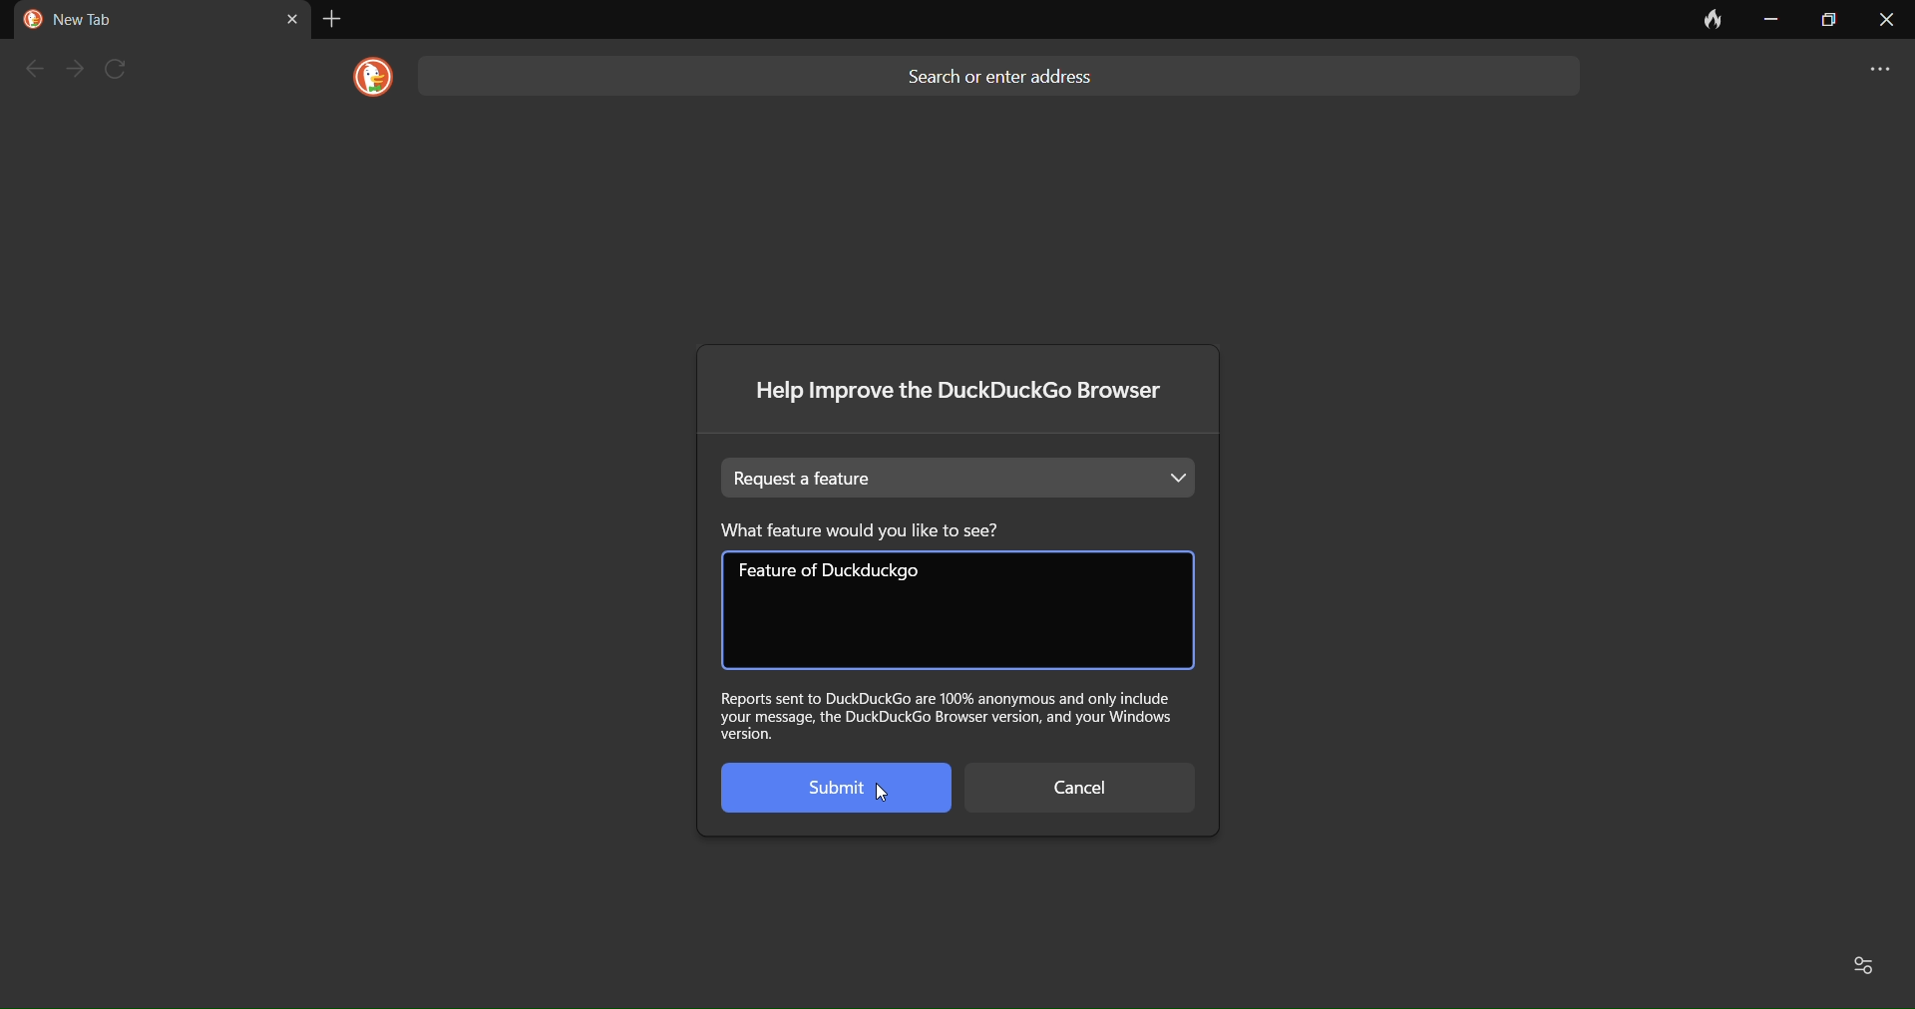  I want to click on feature of duckduckgo, so click(961, 610).